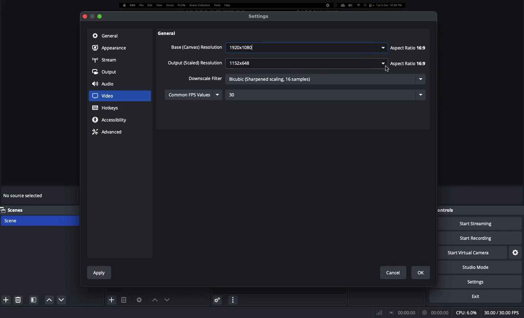 This screenshot has height=318, width=524. Describe the element at coordinates (19, 299) in the screenshot. I see `Delete` at that location.